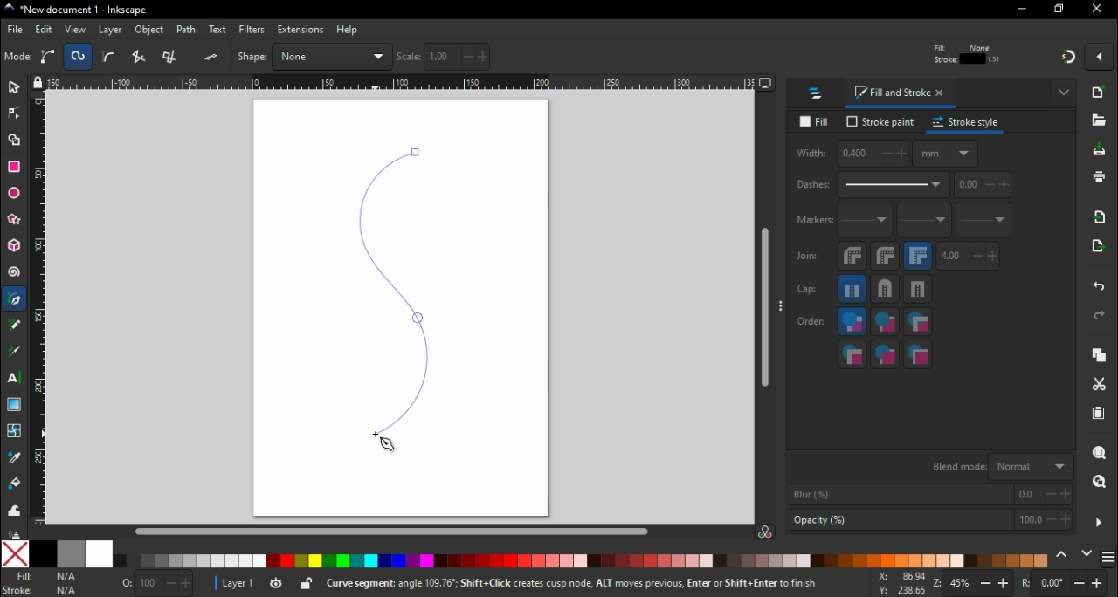  Describe the element at coordinates (391, 531) in the screenshot. I see `scroll bar` at that location.